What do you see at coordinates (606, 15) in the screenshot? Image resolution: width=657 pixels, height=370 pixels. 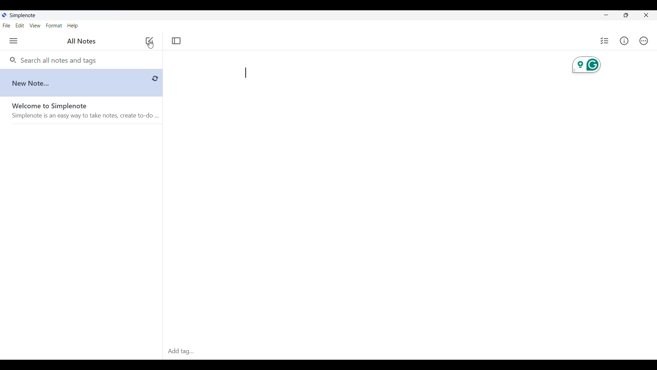 I see `Minimize` at bounding box center [606, 15].